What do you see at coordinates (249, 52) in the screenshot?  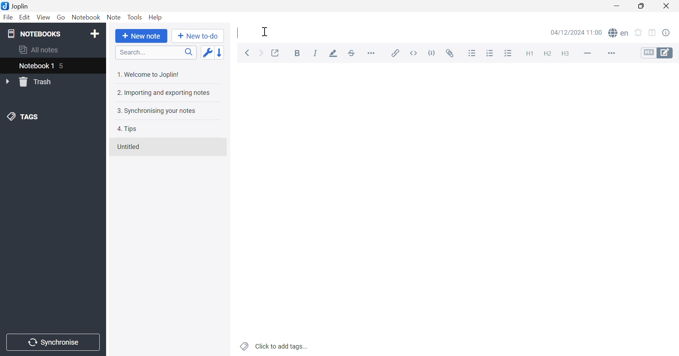 I see `Back` at bounding box center [249, 52].